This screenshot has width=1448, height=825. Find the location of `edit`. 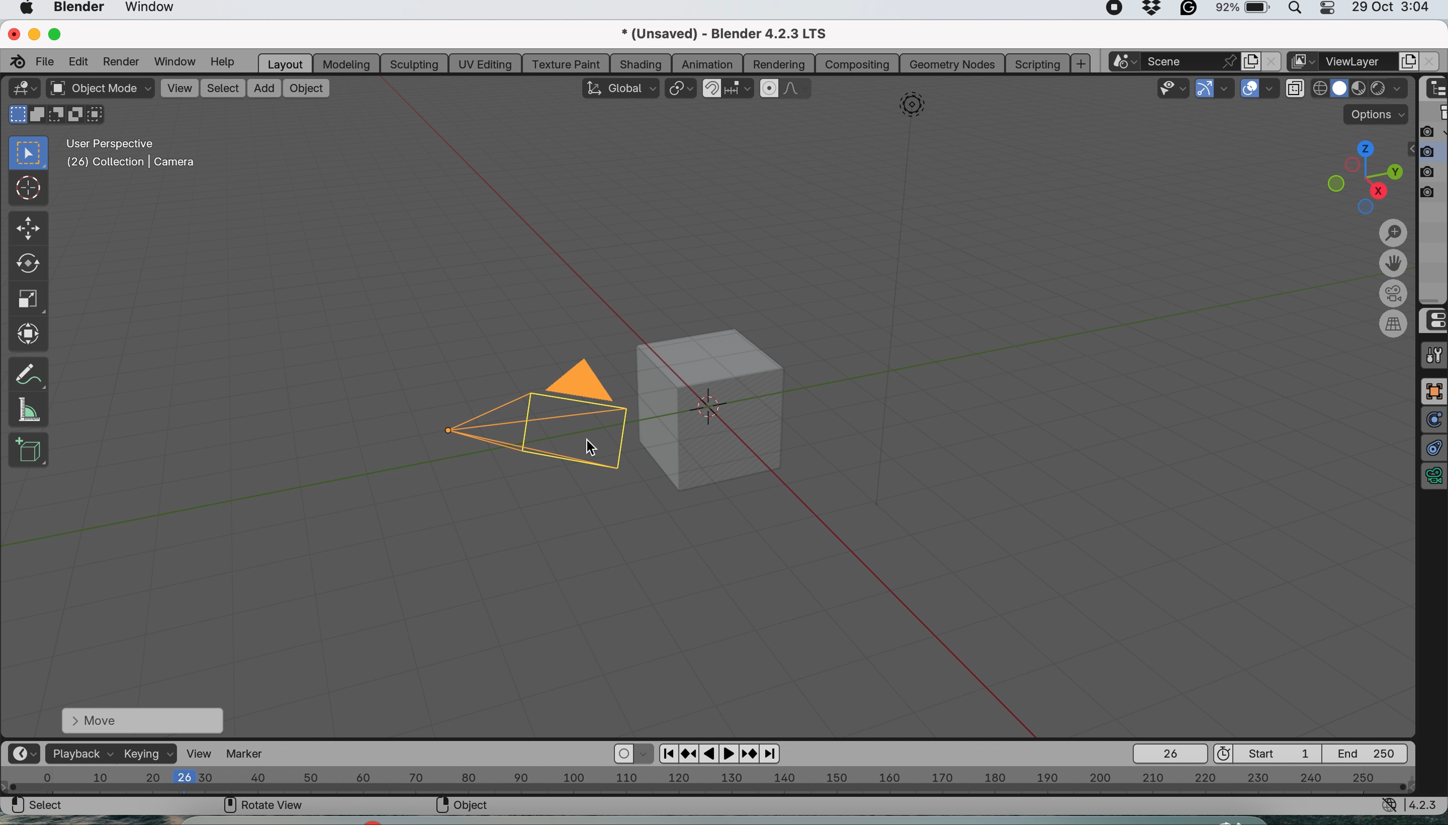

edit is located at coordinates (80, 61).